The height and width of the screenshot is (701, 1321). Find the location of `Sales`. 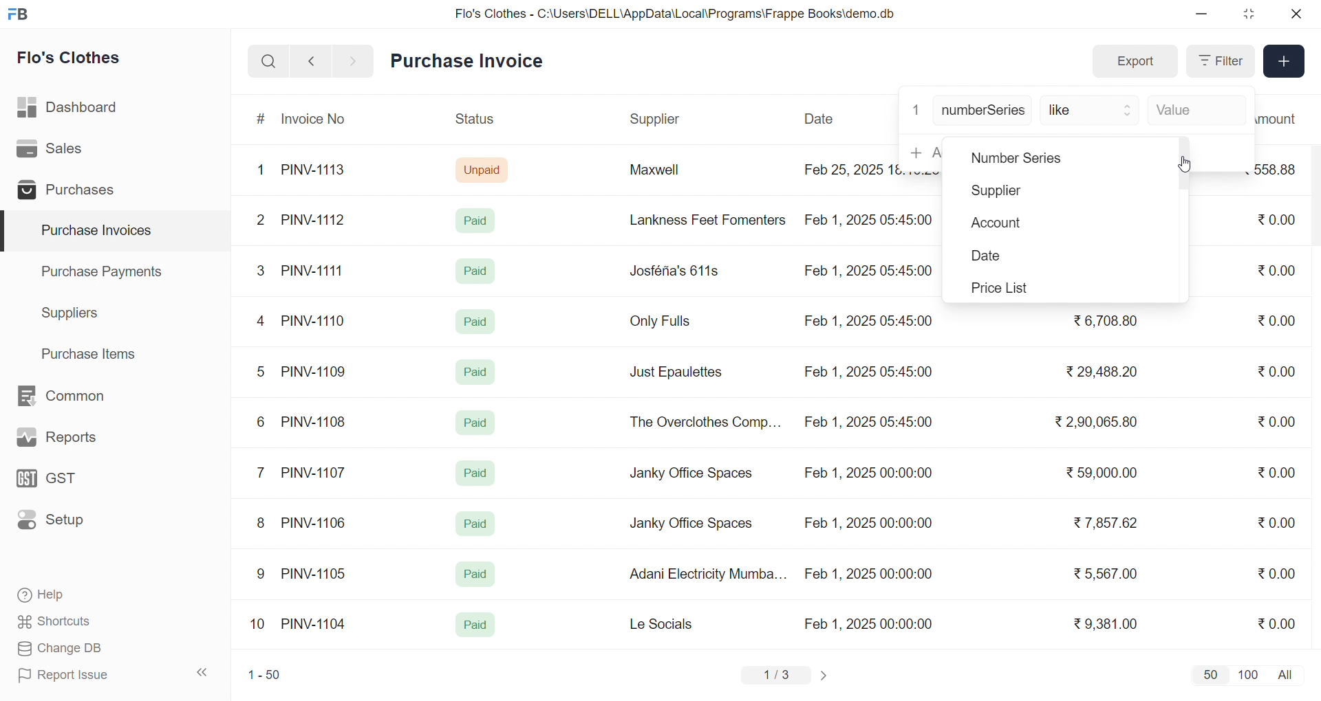

Sales is located at coordinates (71, 151).